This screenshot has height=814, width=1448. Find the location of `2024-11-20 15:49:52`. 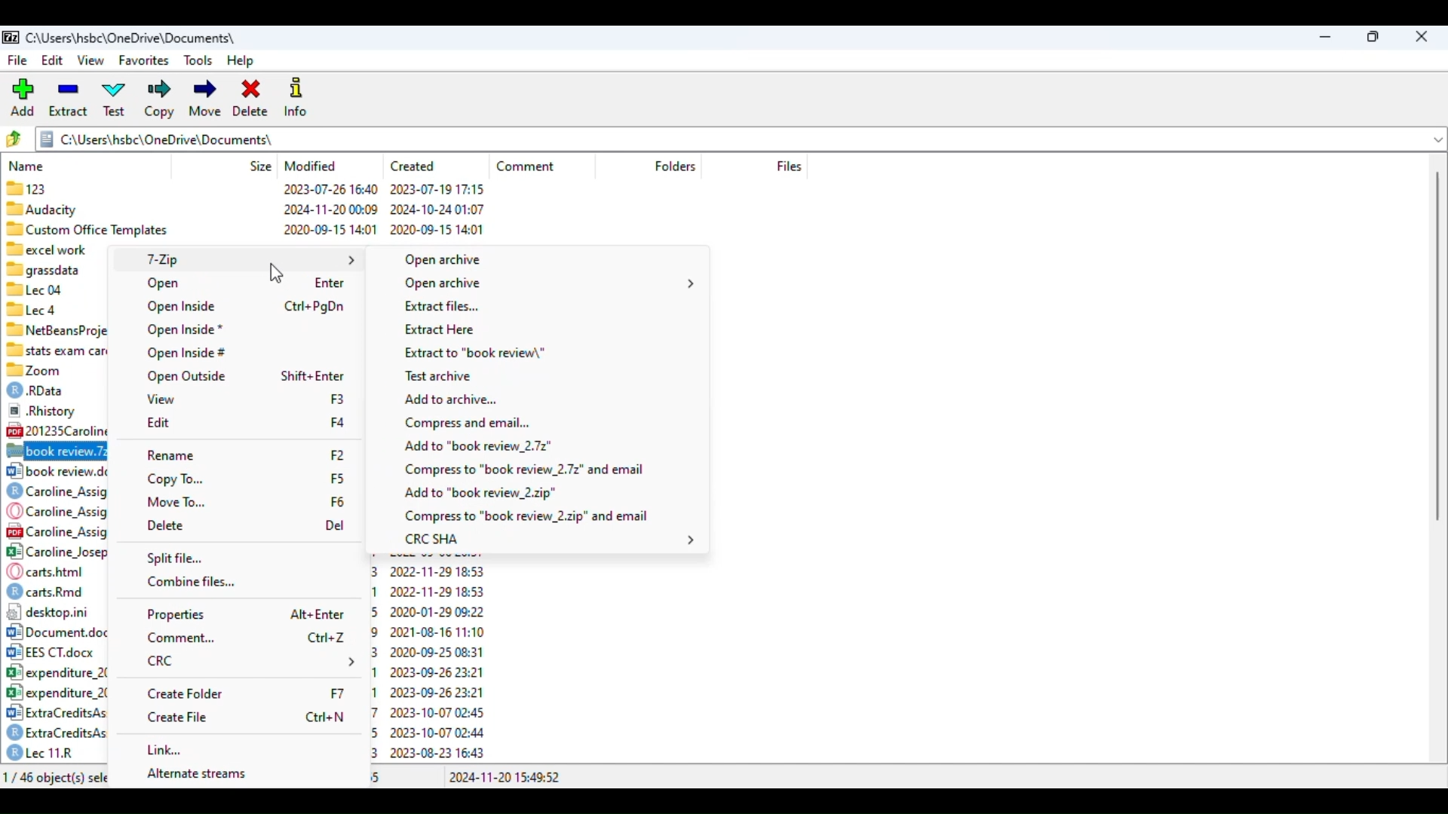

2024-11-20 15:49:52 is located at coordinates (503, 777).